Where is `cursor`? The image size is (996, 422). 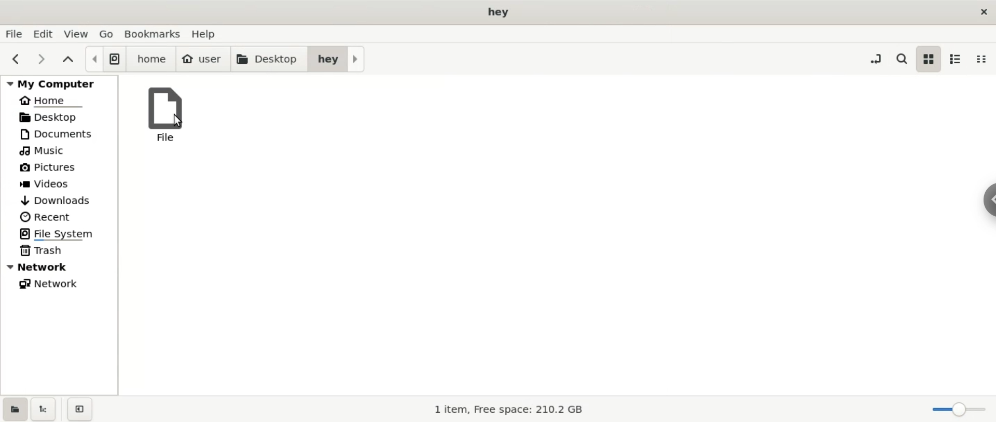 cursor is located at coordinates (179, 121).